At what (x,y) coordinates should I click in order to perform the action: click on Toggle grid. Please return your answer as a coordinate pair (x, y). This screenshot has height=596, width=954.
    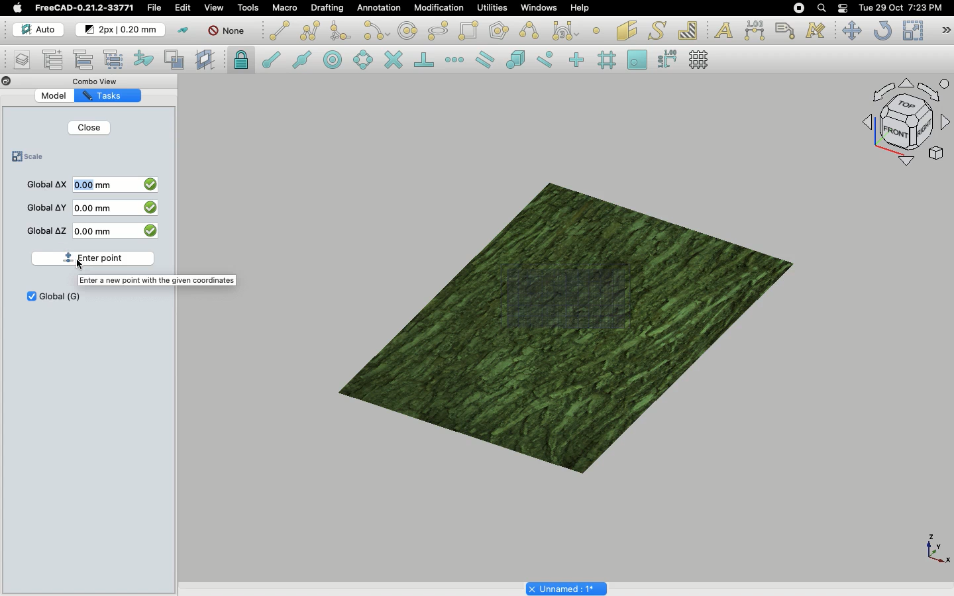
    Looking at the image, I should click on (703, 60).